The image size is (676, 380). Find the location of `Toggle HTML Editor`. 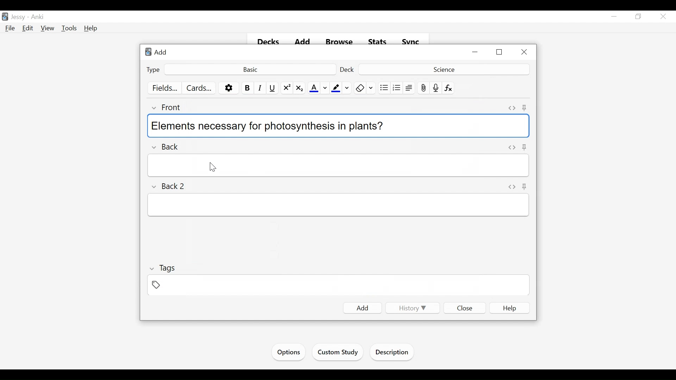

Toggle HTML Editor is located at coordinates (512, 147).